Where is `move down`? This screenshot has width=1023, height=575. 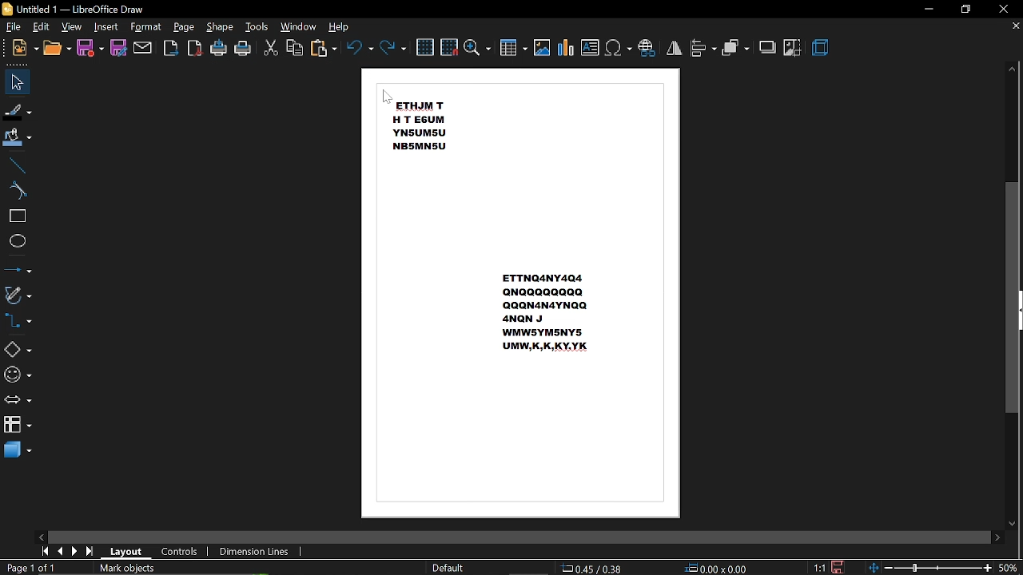 move down is located at coordinates (1011, 523).